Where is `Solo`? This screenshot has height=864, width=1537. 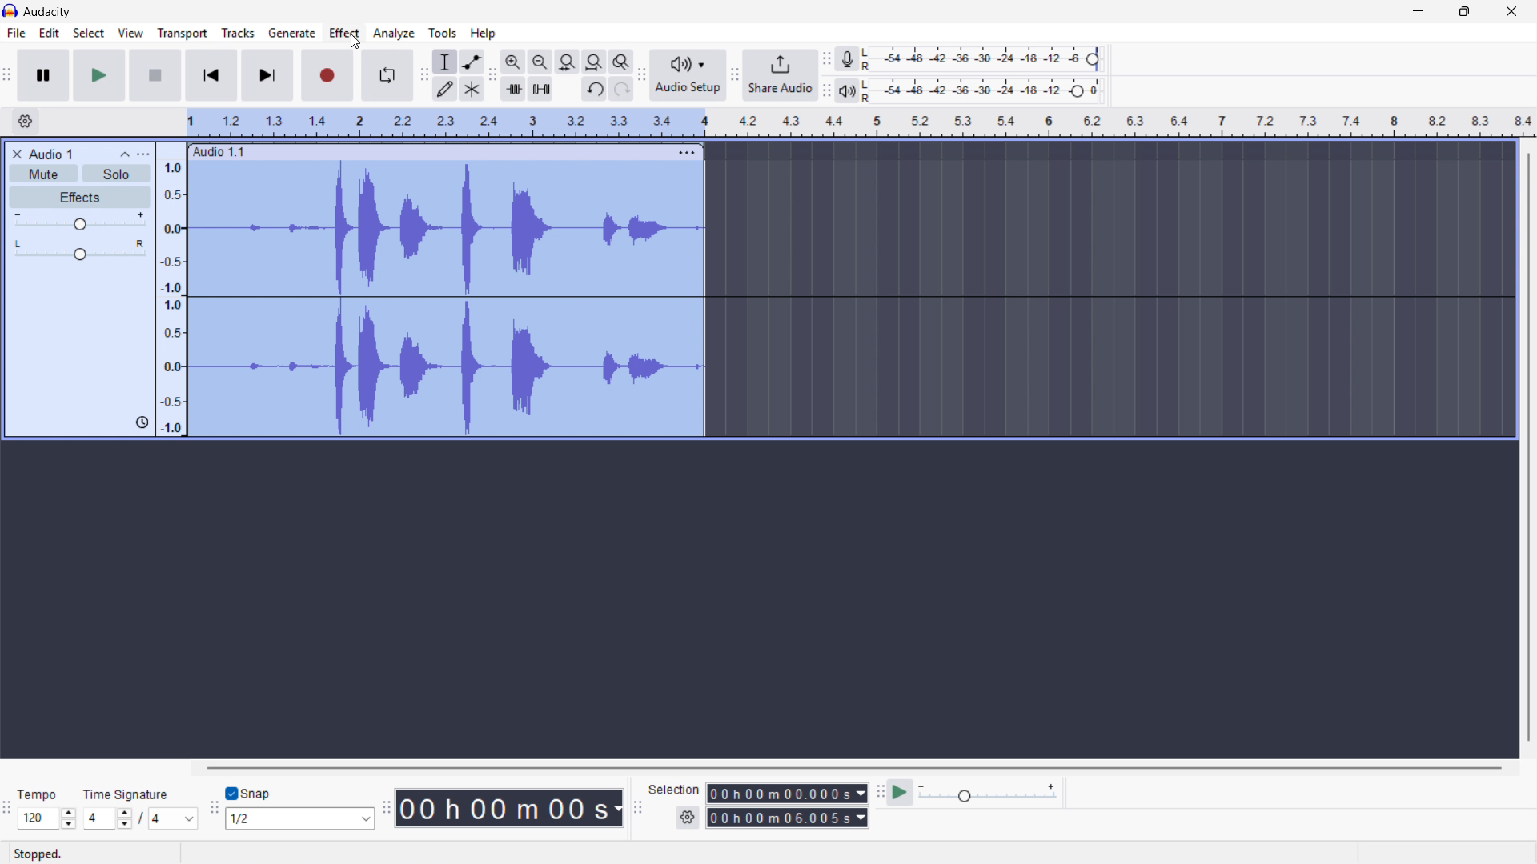
Solo is located at coordinates (117, 173).